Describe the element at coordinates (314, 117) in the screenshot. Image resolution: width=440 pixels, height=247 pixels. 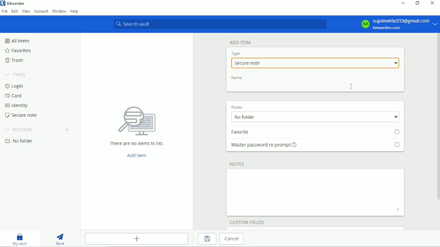
I see `No folder` at that location.